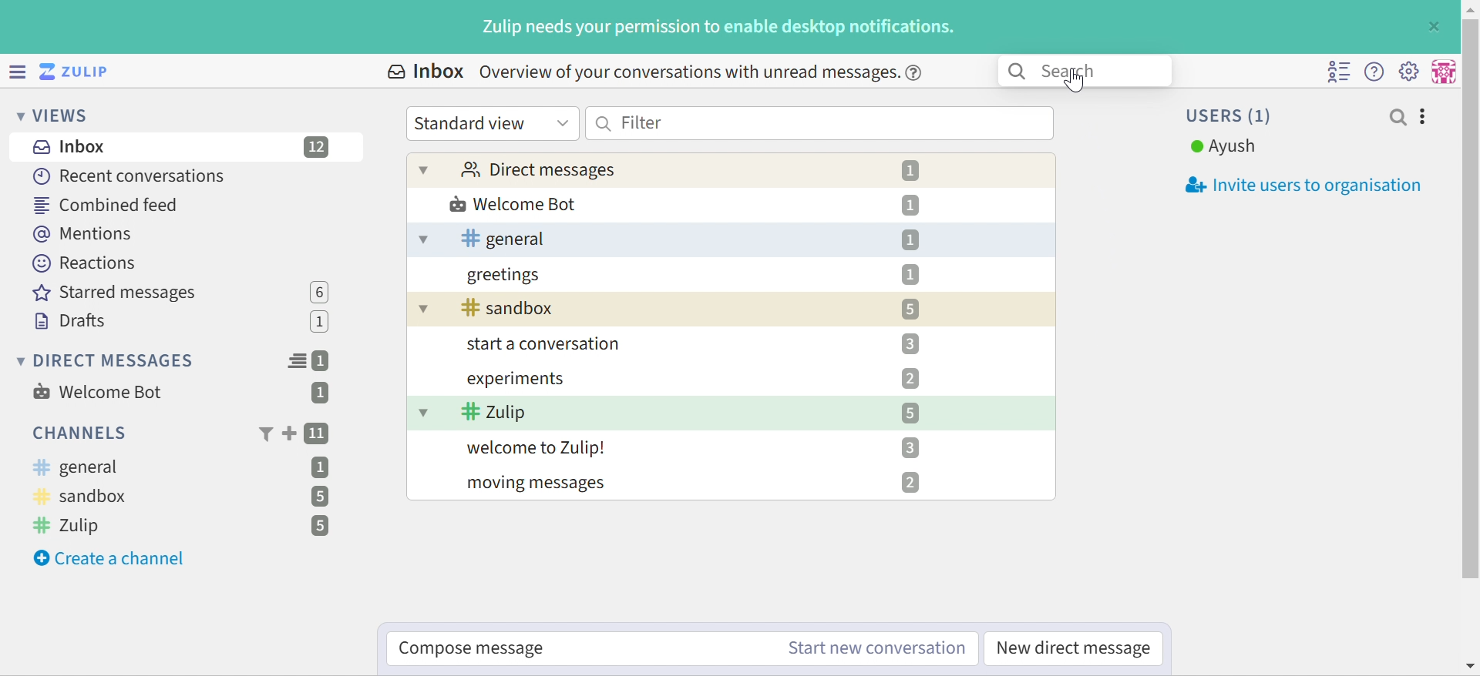 The height and width of the screenshot is (676, 1480). What do you see at coordinates (911, 310) in the screenshot?
I see `5` at bounding box center [911, 310].